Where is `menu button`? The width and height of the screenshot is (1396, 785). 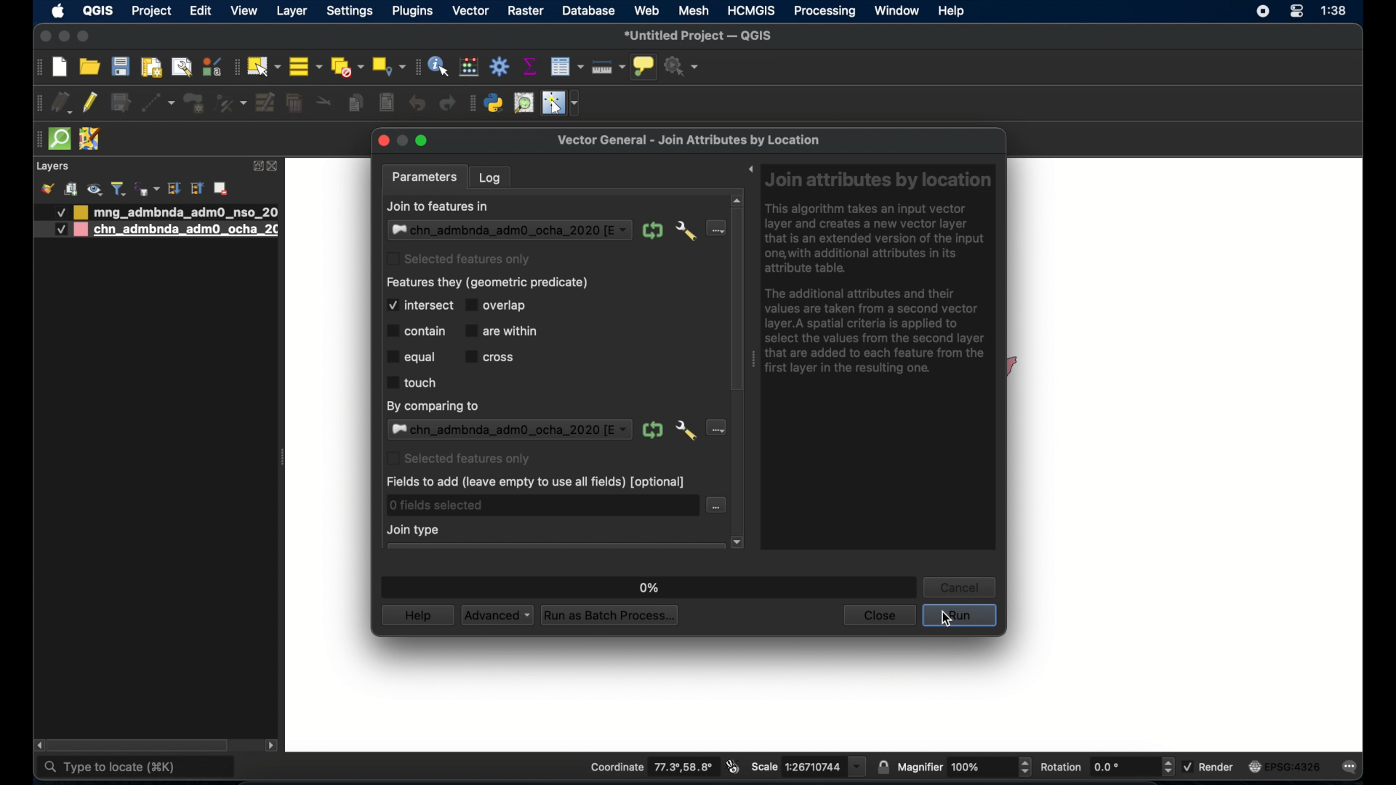
menu button is located at coordinates (716, 428).